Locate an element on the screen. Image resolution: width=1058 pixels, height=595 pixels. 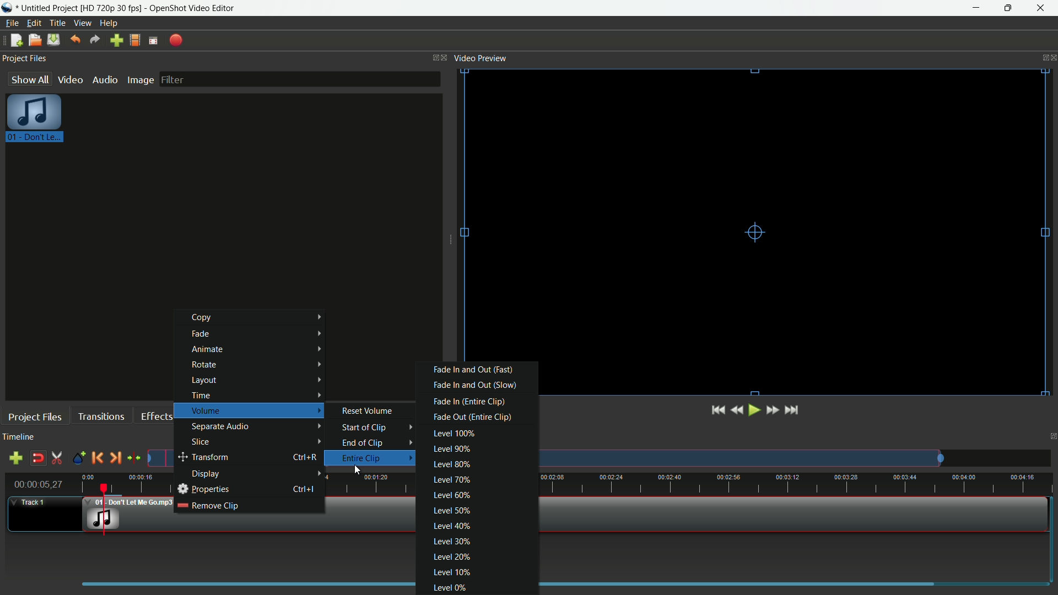
transitions is located at coordinates (102, 416).